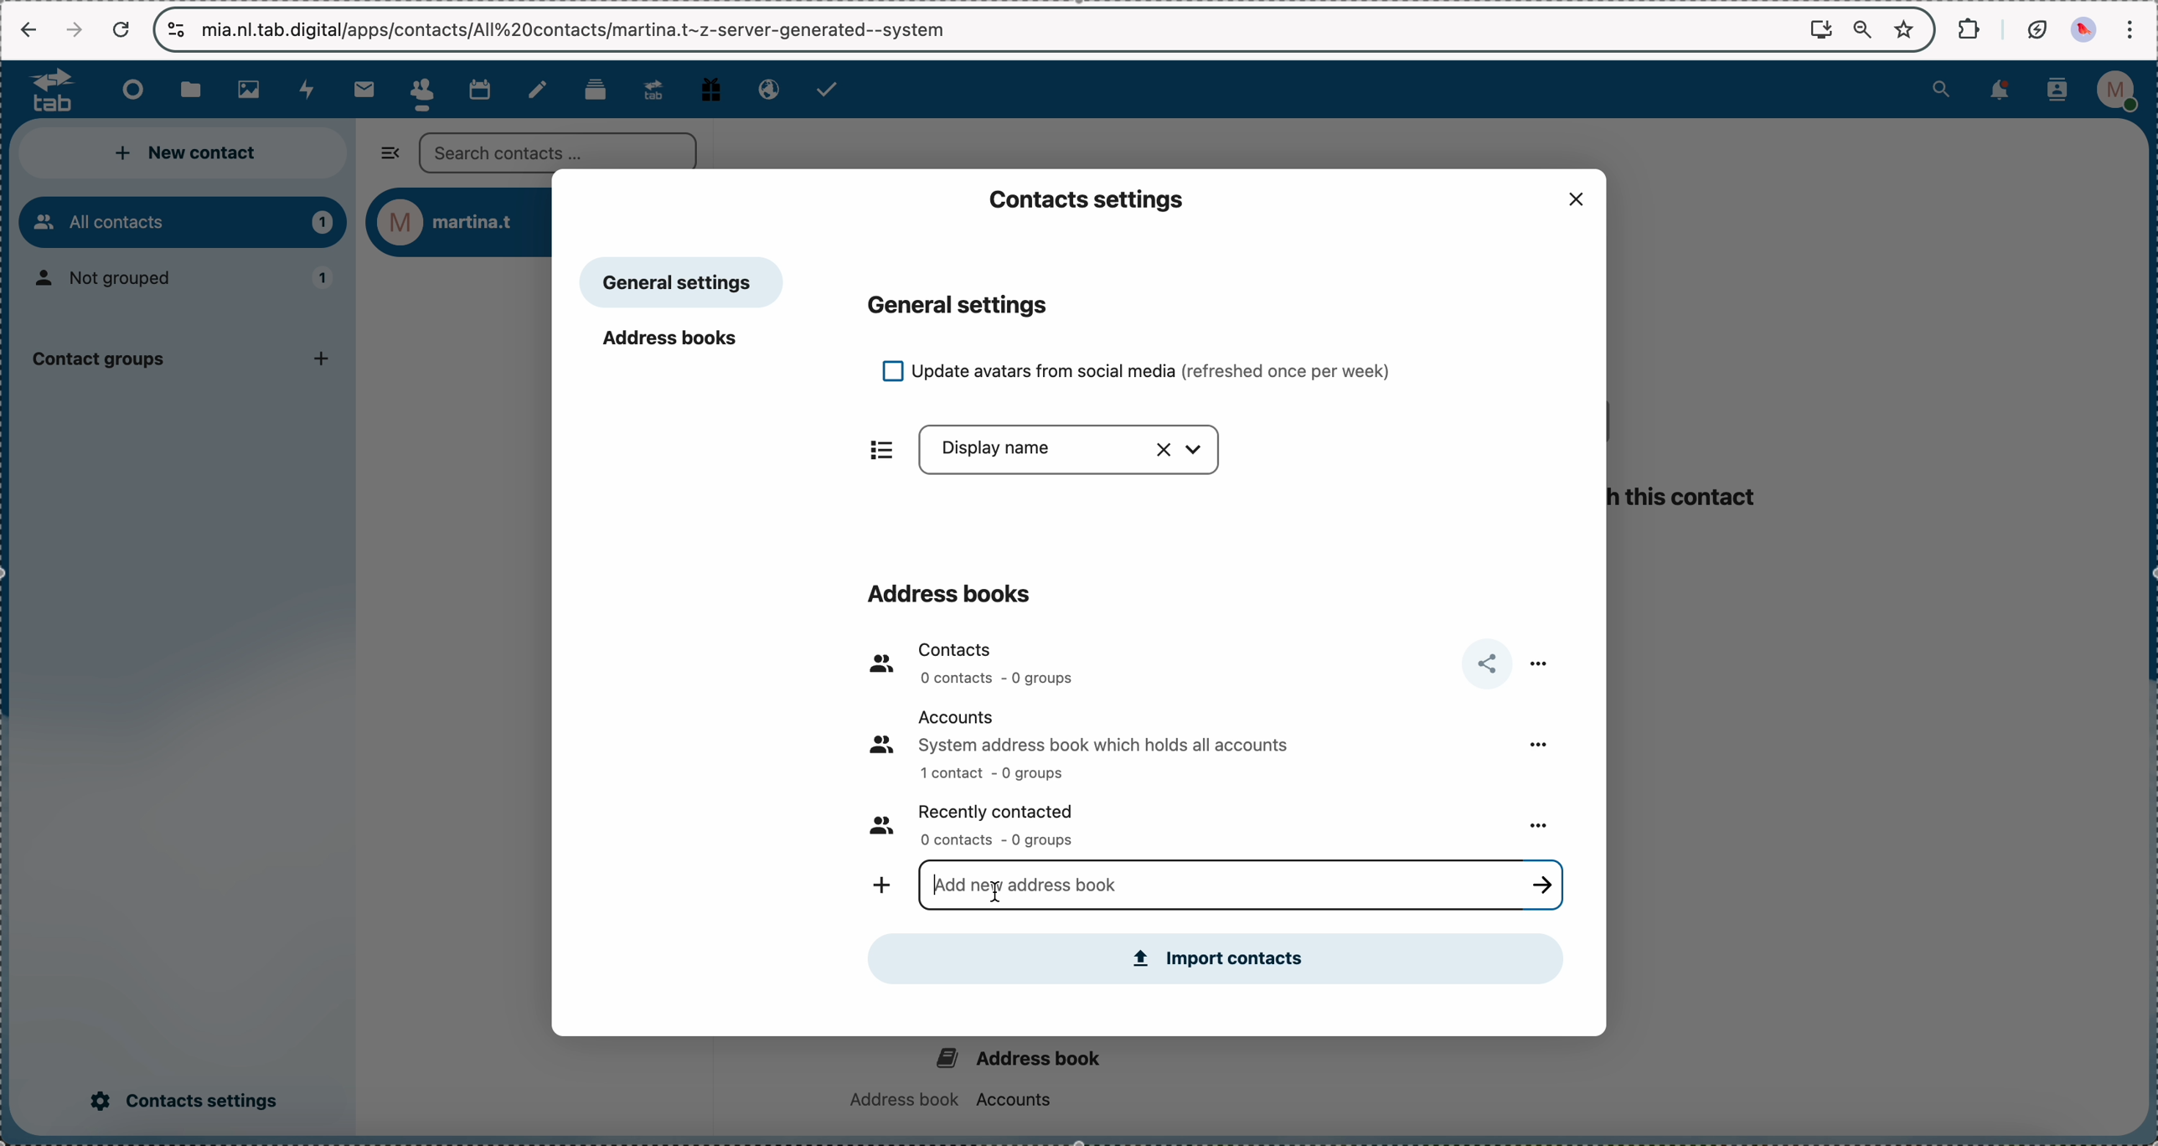 This screenshot has height=1146, width=2158. I want to click on close popup, so click(1572, 199).